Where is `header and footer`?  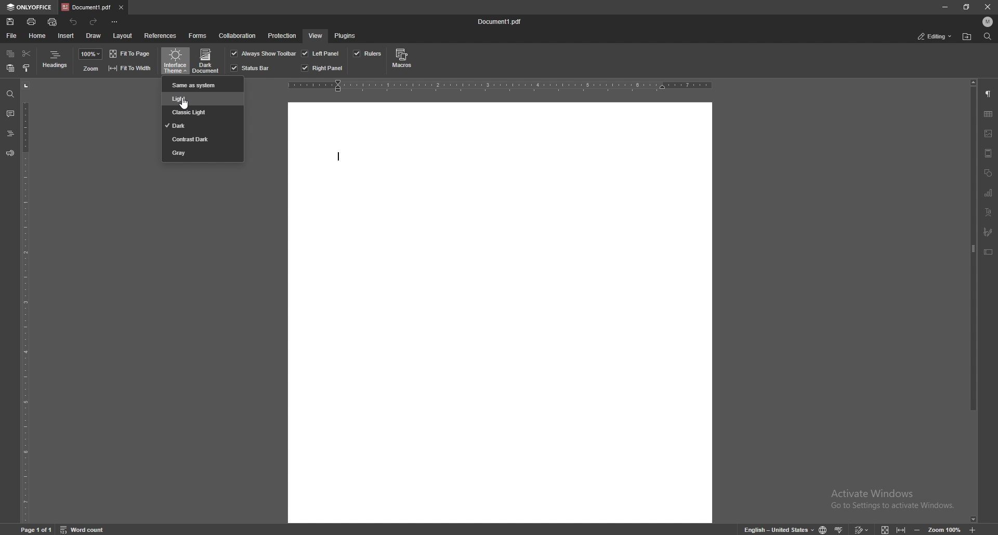 header and footer is located at coordinates (988, 153).